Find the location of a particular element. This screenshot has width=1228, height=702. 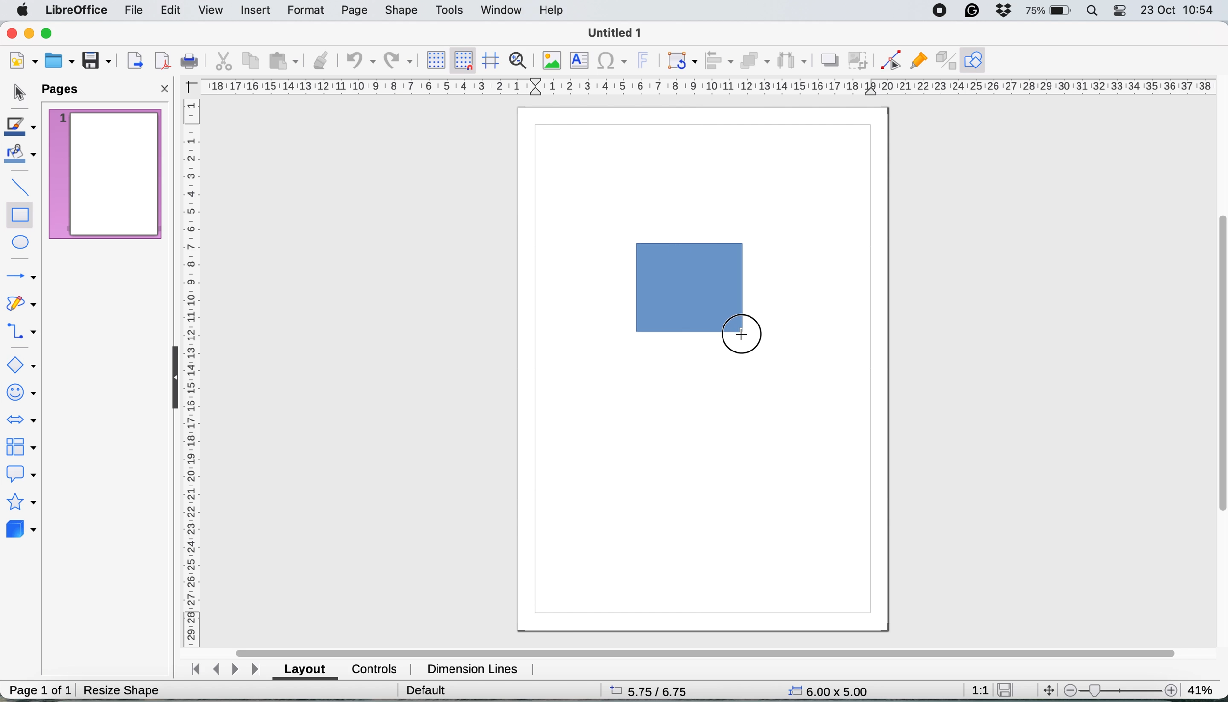

horizontal scroll bar is located at coordinates (706, 648).